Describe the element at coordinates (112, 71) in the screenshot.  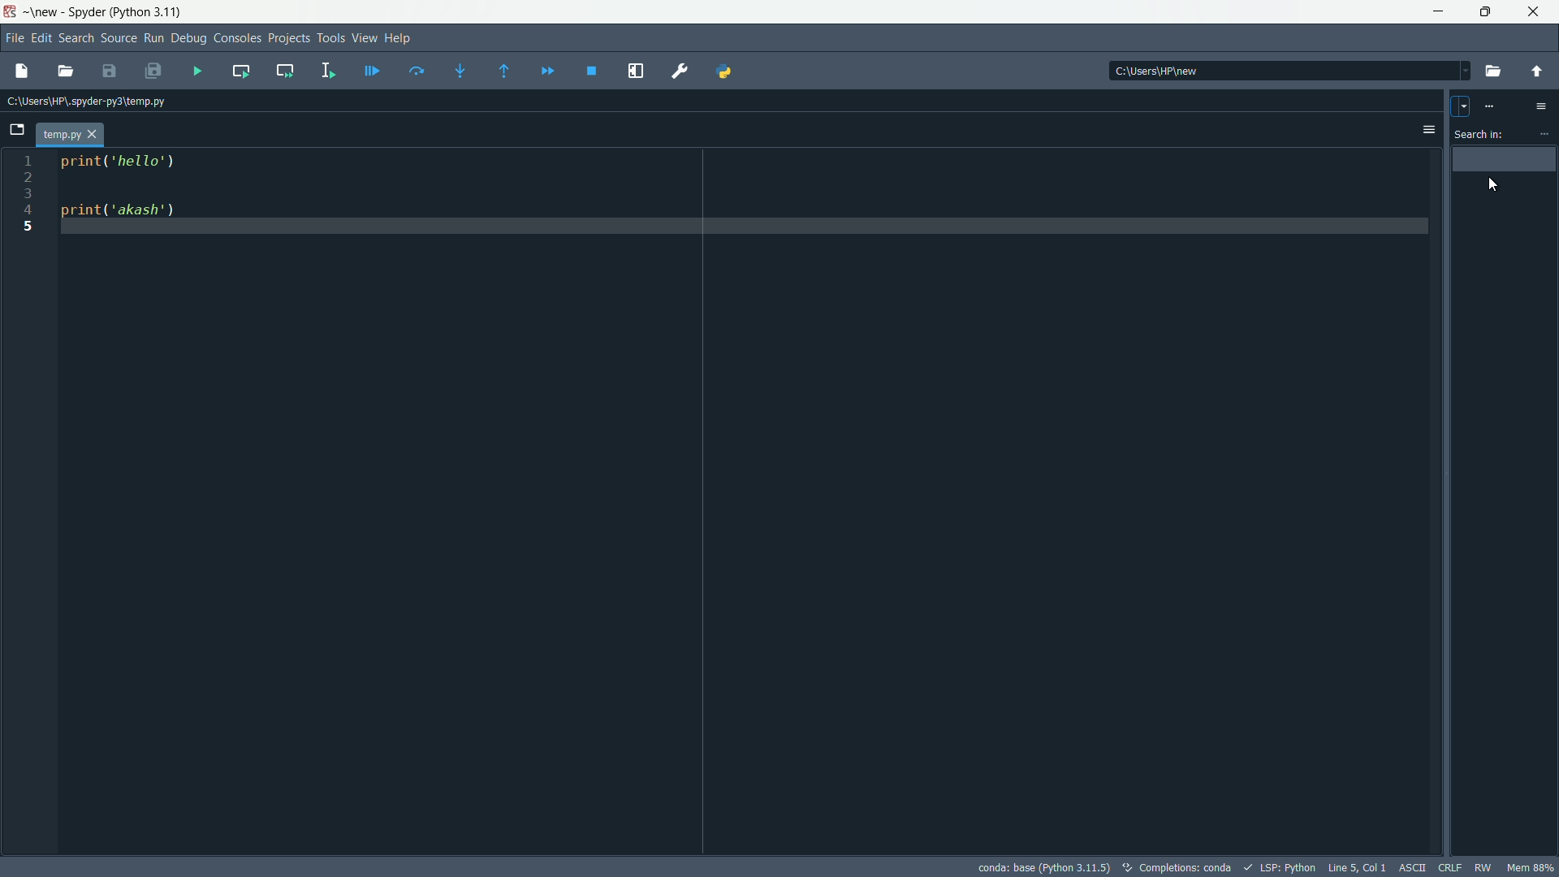
I see `save file` at that location.